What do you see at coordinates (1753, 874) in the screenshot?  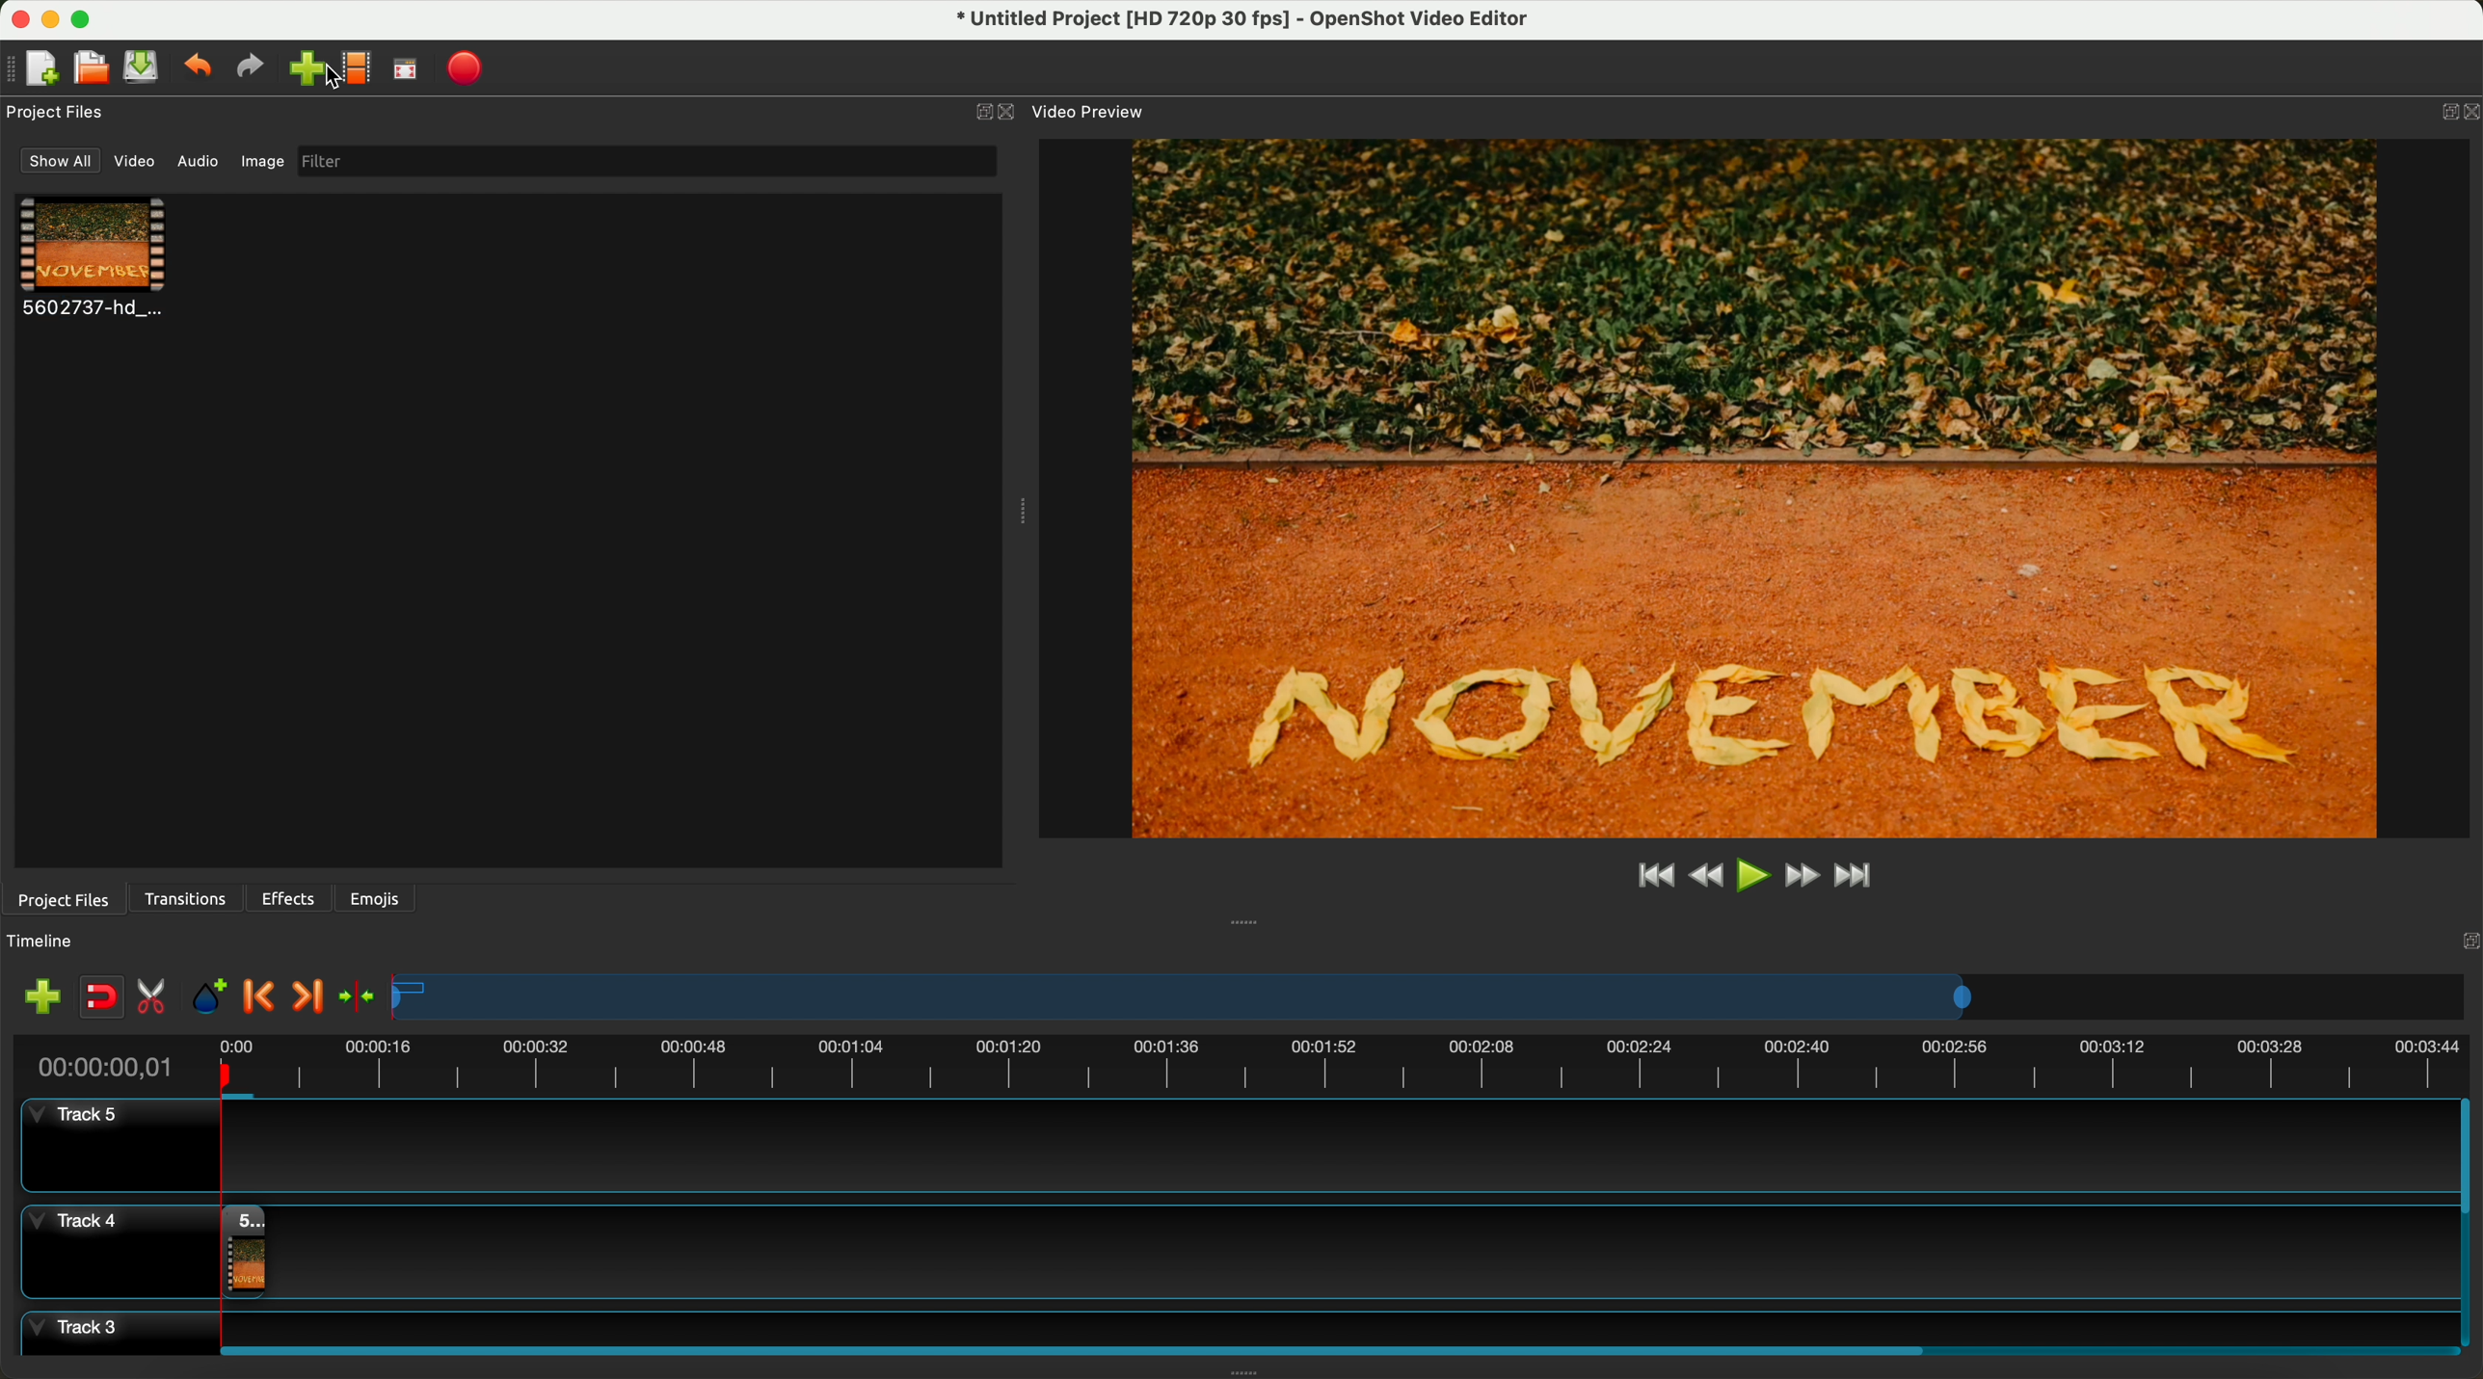 I see `play` at bounding box center [1753, 874].